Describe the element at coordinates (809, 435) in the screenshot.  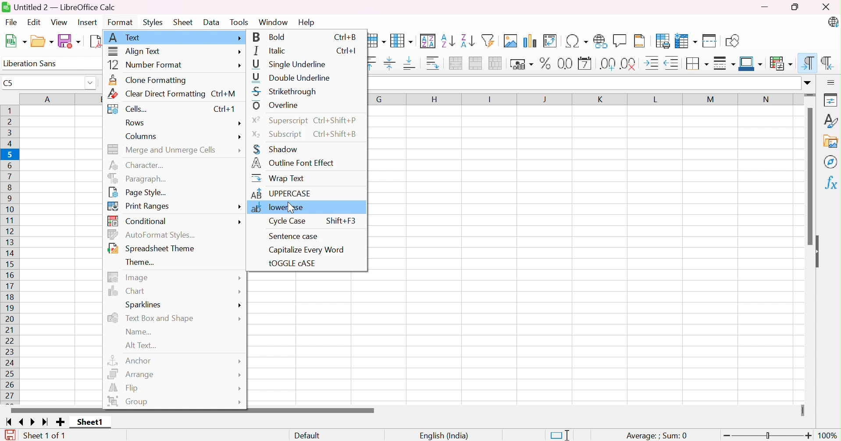
I see `Zoom In` at that location.